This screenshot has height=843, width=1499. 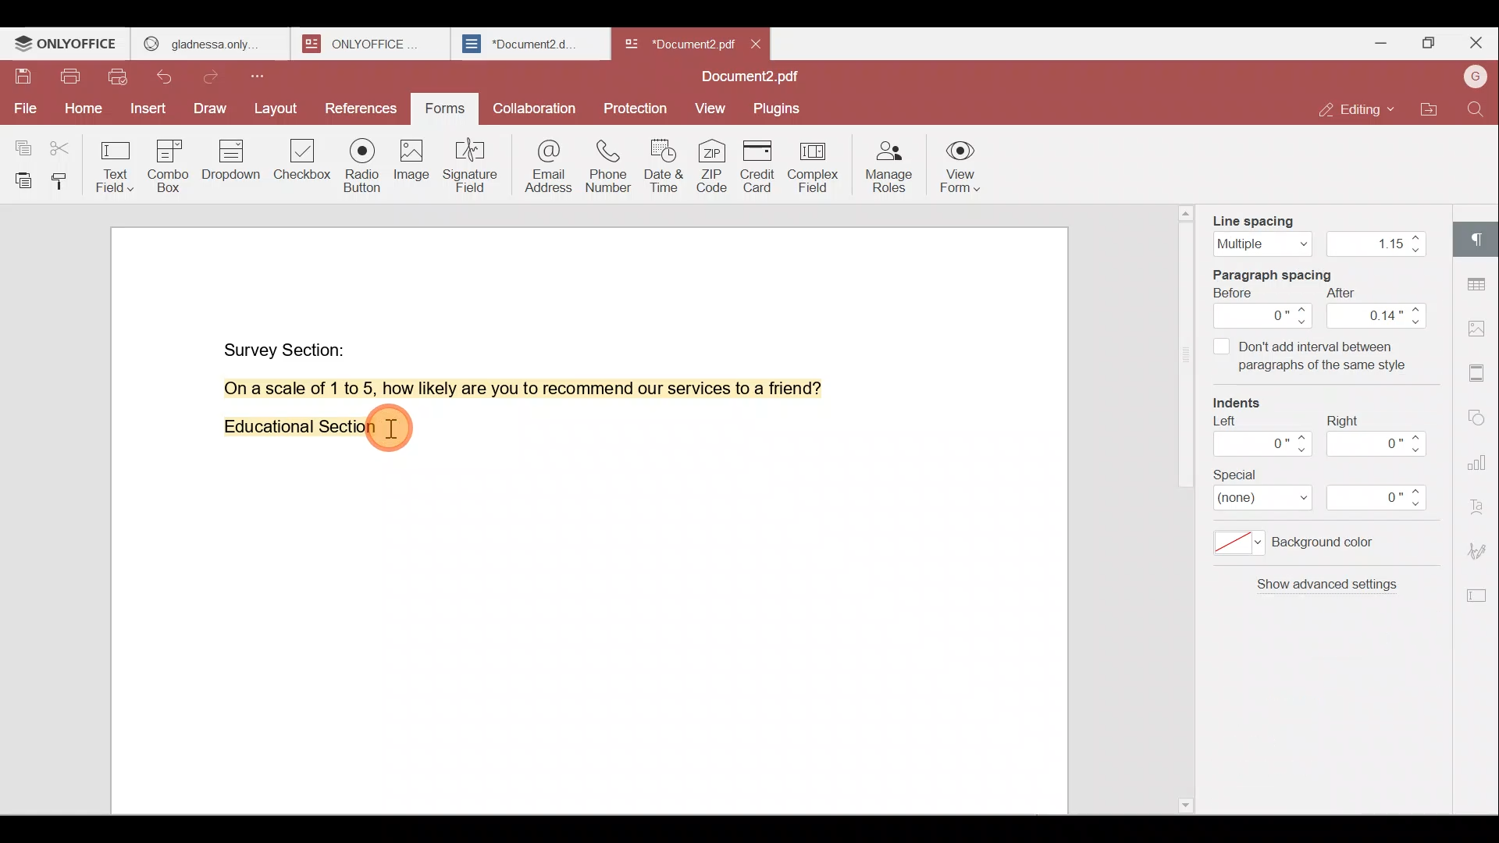 What do you see at coordinates (1264, 308) in the screenshot?
I see `Before` at bounding box center [1264, 308].